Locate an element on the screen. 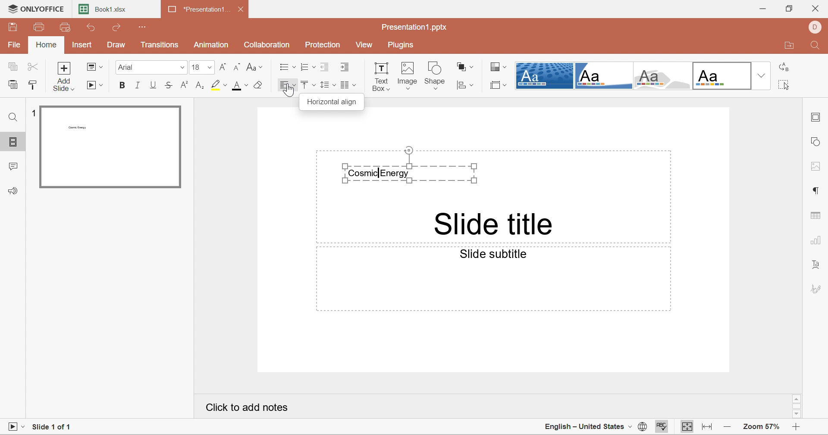  Image is located at coordinates (408, 76).